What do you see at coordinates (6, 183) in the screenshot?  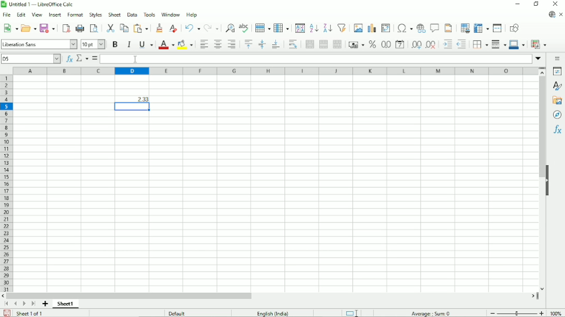 I see `Row headings` at bounding box center [6, 183].